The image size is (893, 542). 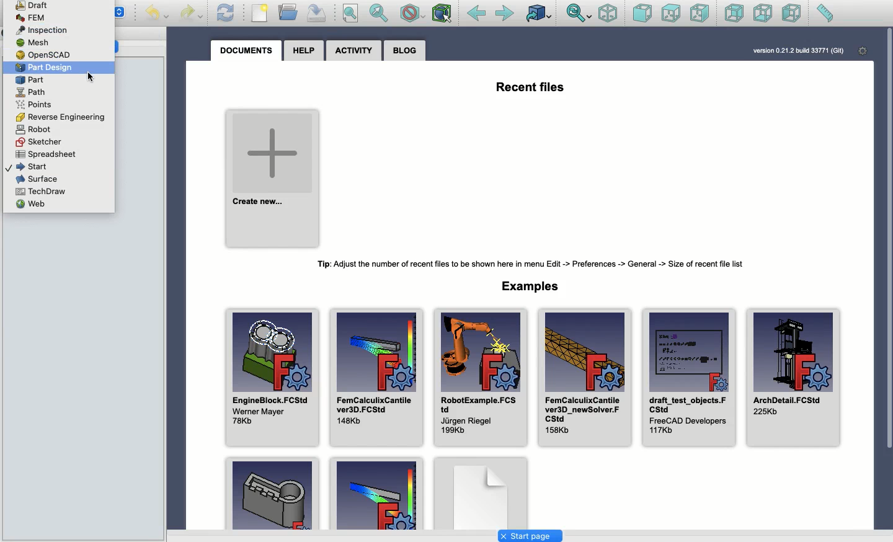 I want to click on OpenSCAD, so click(x=43, y=55).